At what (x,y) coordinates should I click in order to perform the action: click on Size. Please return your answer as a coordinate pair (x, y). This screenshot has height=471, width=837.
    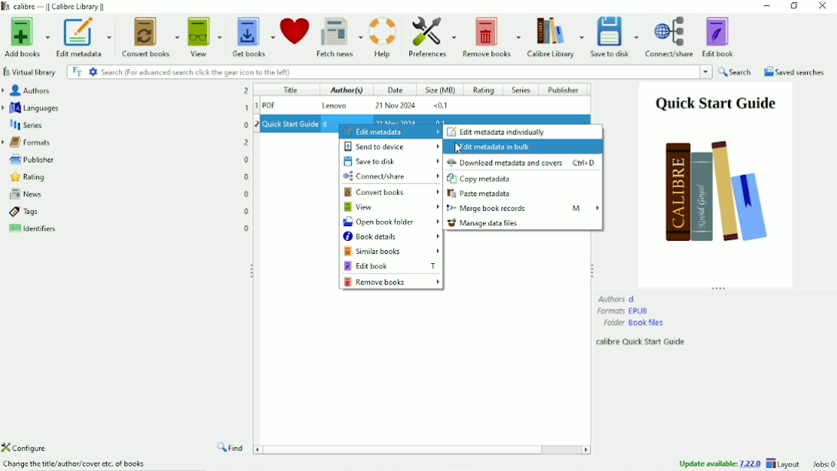
    Looking at the image, I should click on (441, 91).